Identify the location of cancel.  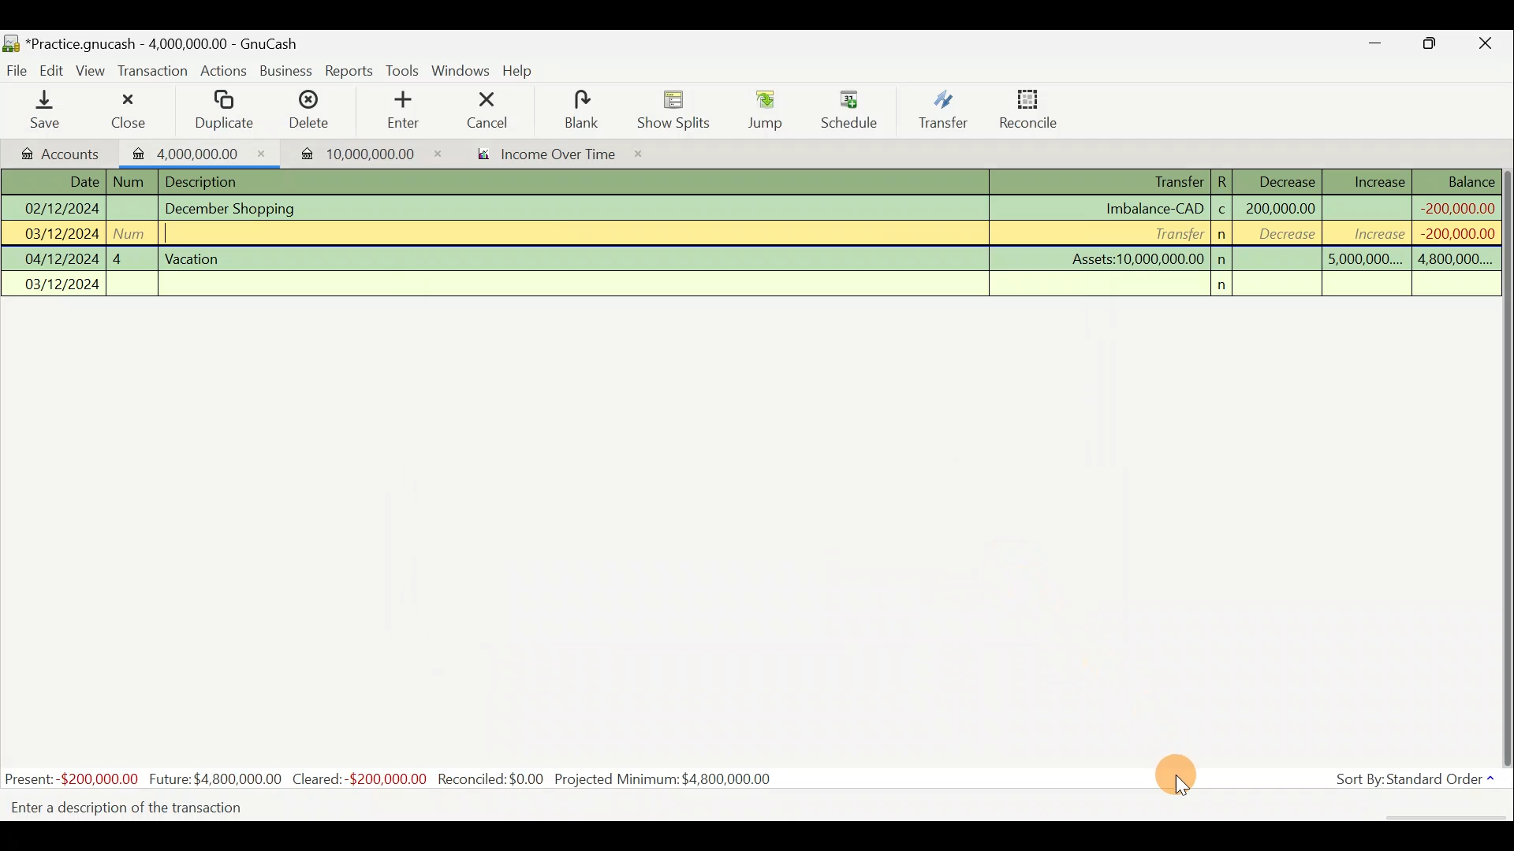
(504, 112).